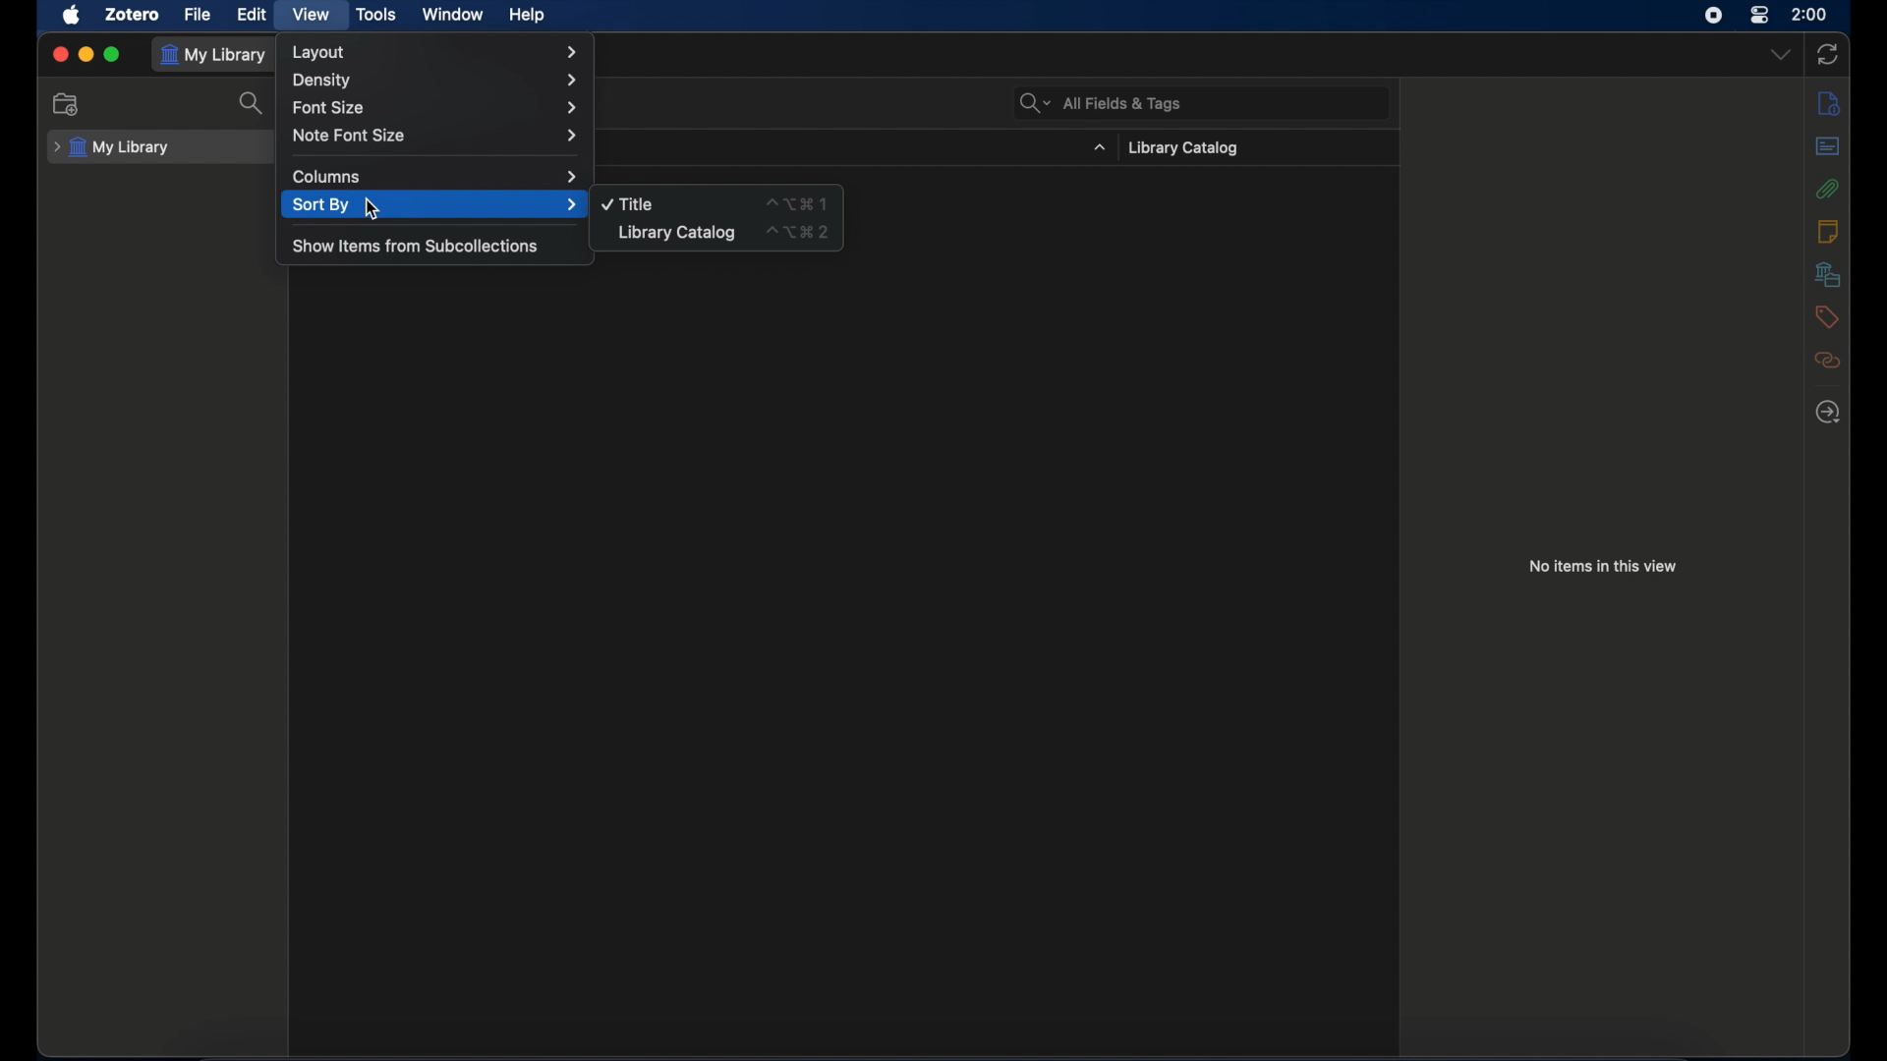  Describe the element at coordinates (1183, 148) in the screenshot. I see `library catalog` at that location.